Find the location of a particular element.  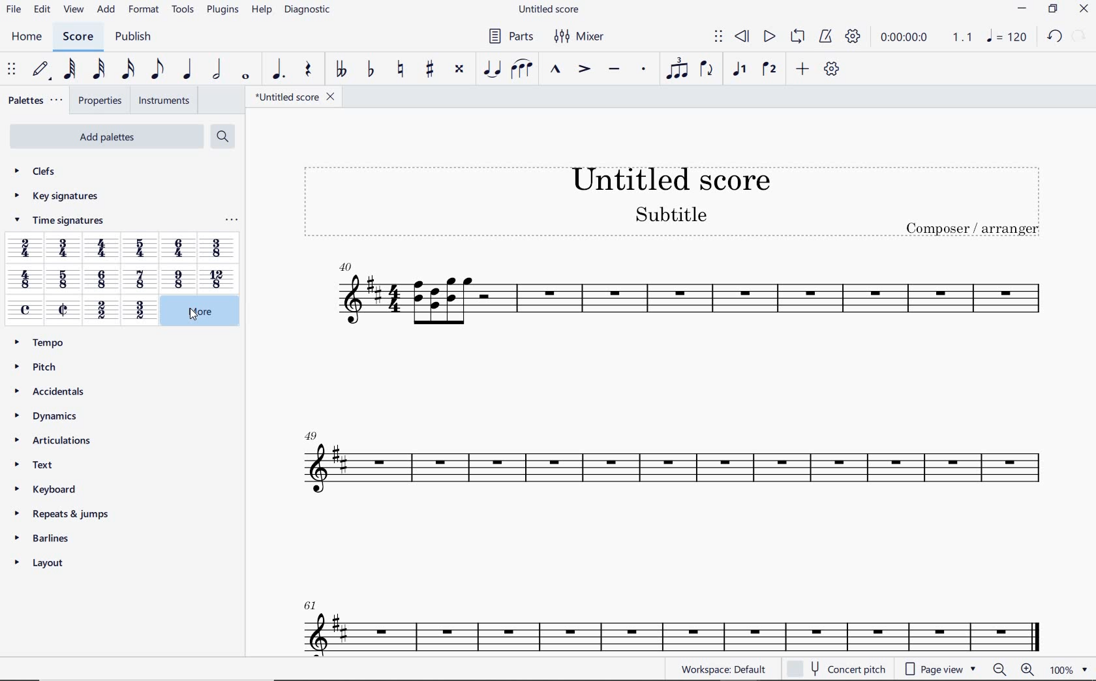

NOTE is located at coordinates (1006, 36).